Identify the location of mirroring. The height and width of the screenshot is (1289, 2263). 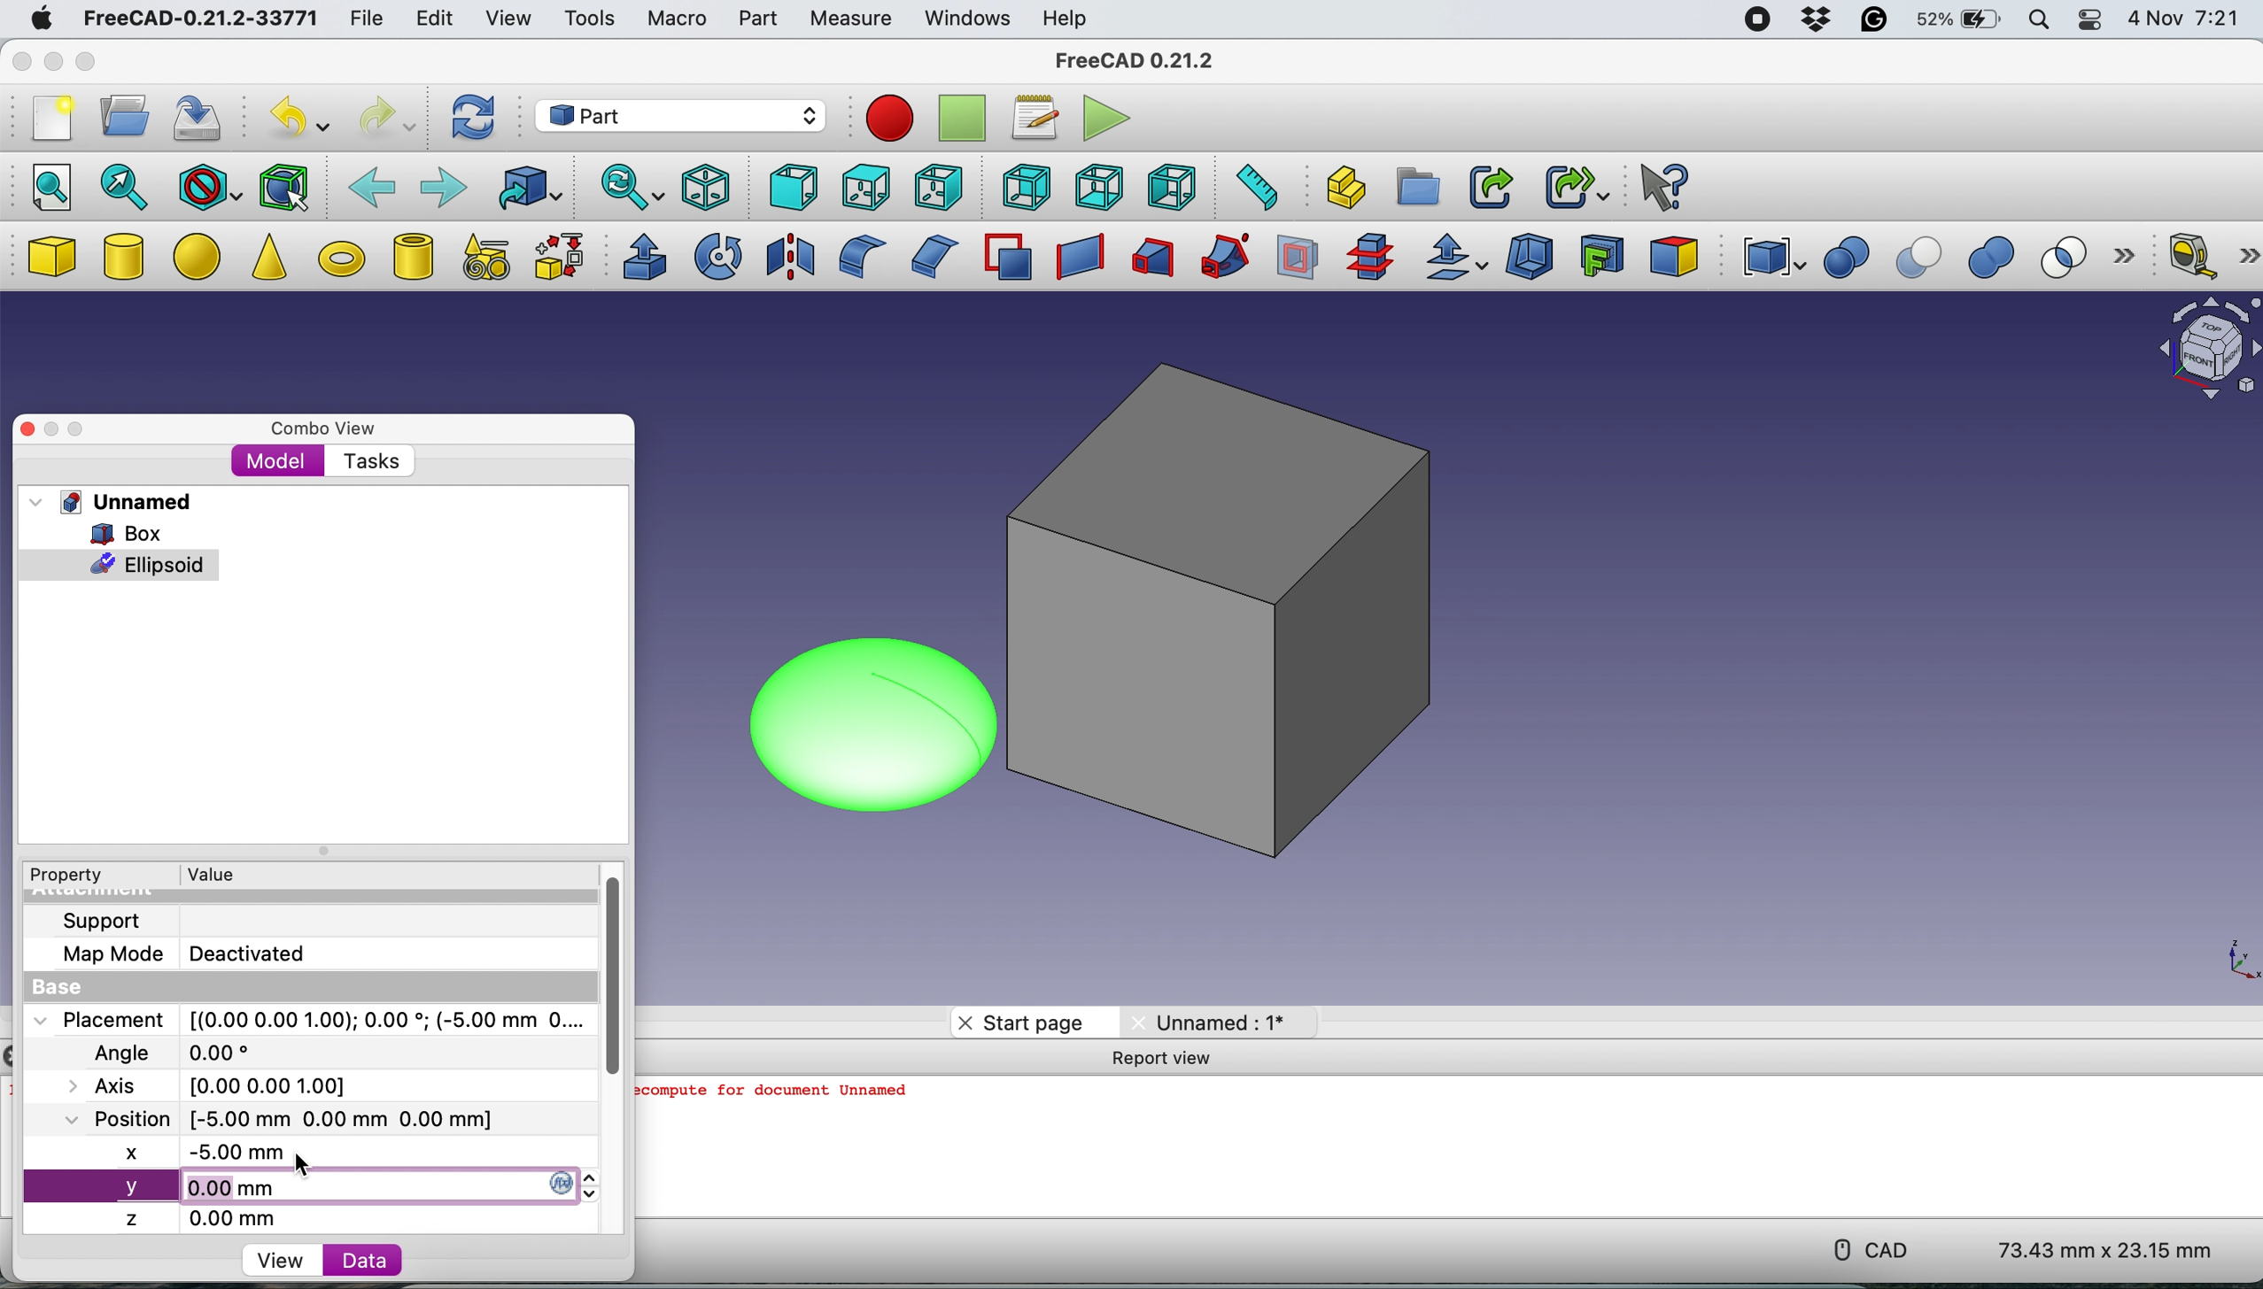
(791, 255).